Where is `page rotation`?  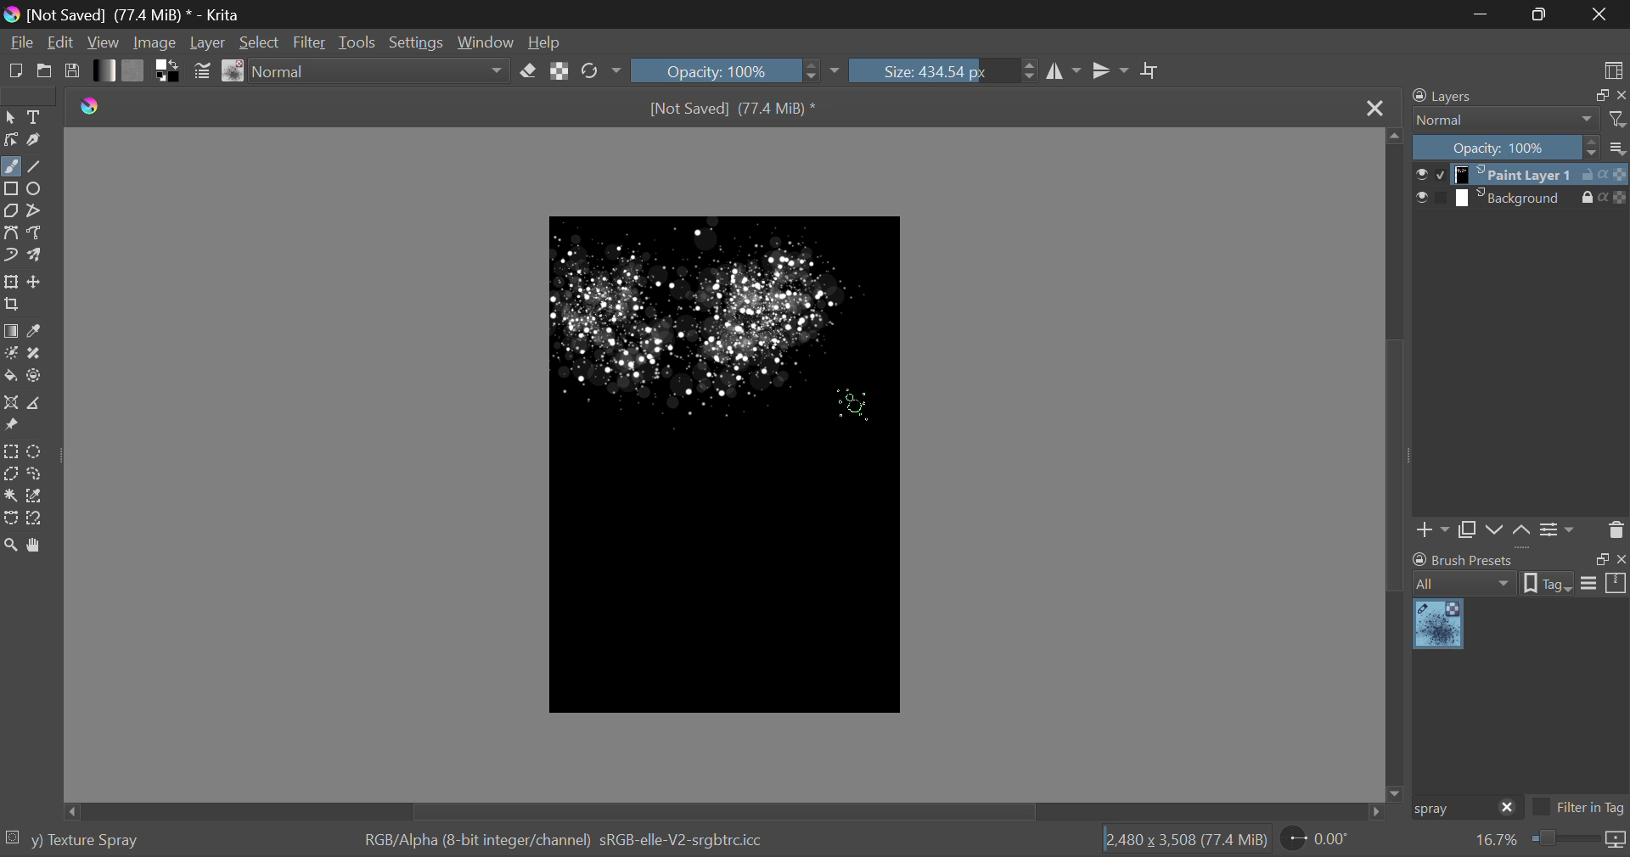
page rotation is located at coordinates (1317, 837).